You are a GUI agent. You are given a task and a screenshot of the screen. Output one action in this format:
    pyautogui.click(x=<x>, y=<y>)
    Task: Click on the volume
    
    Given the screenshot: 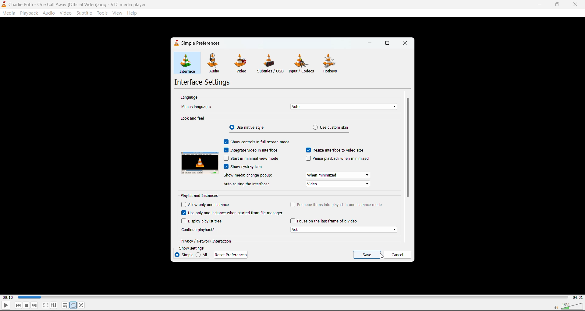 What is the action you would take?
    pyautogui.click(x=567, y=306)
    